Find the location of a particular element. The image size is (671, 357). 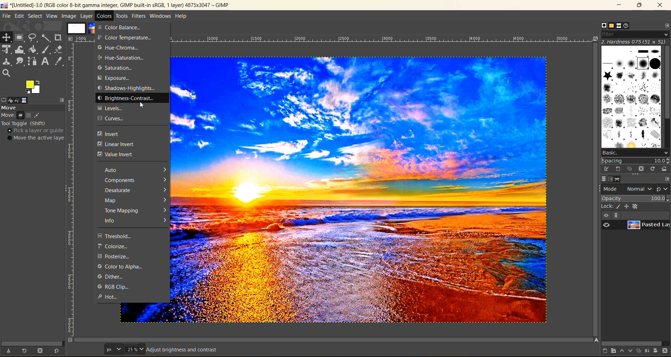

metadata is located at coordinates (176, 351).